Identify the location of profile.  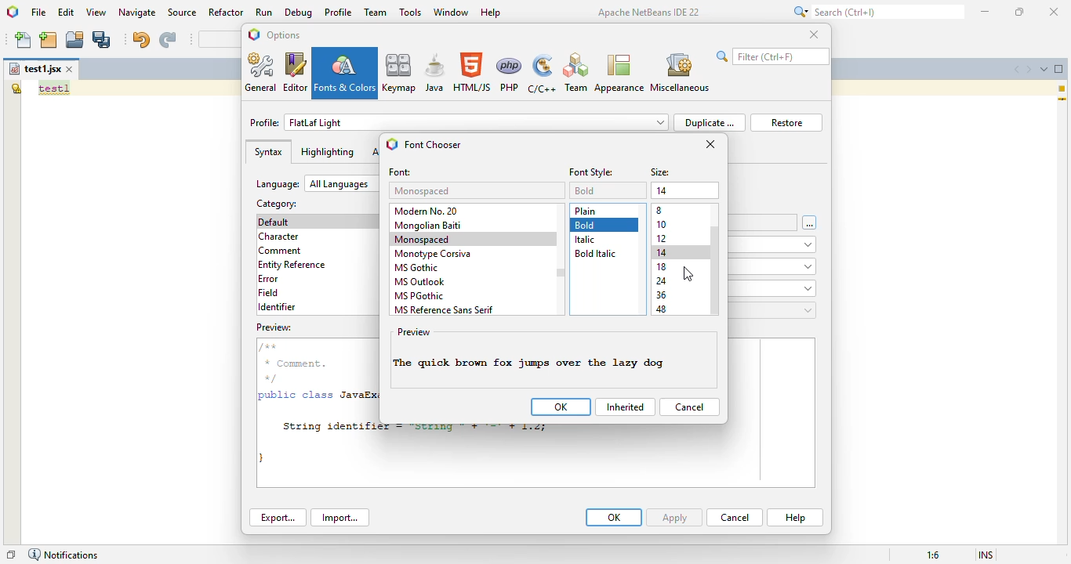
(459, 122).